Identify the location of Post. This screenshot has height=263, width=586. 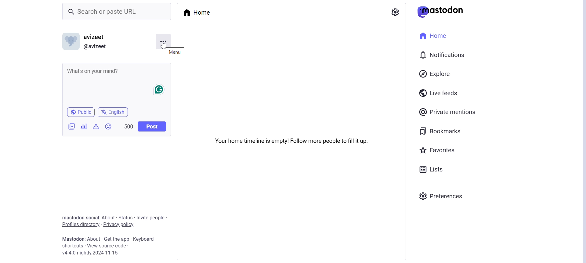
(152, 126).